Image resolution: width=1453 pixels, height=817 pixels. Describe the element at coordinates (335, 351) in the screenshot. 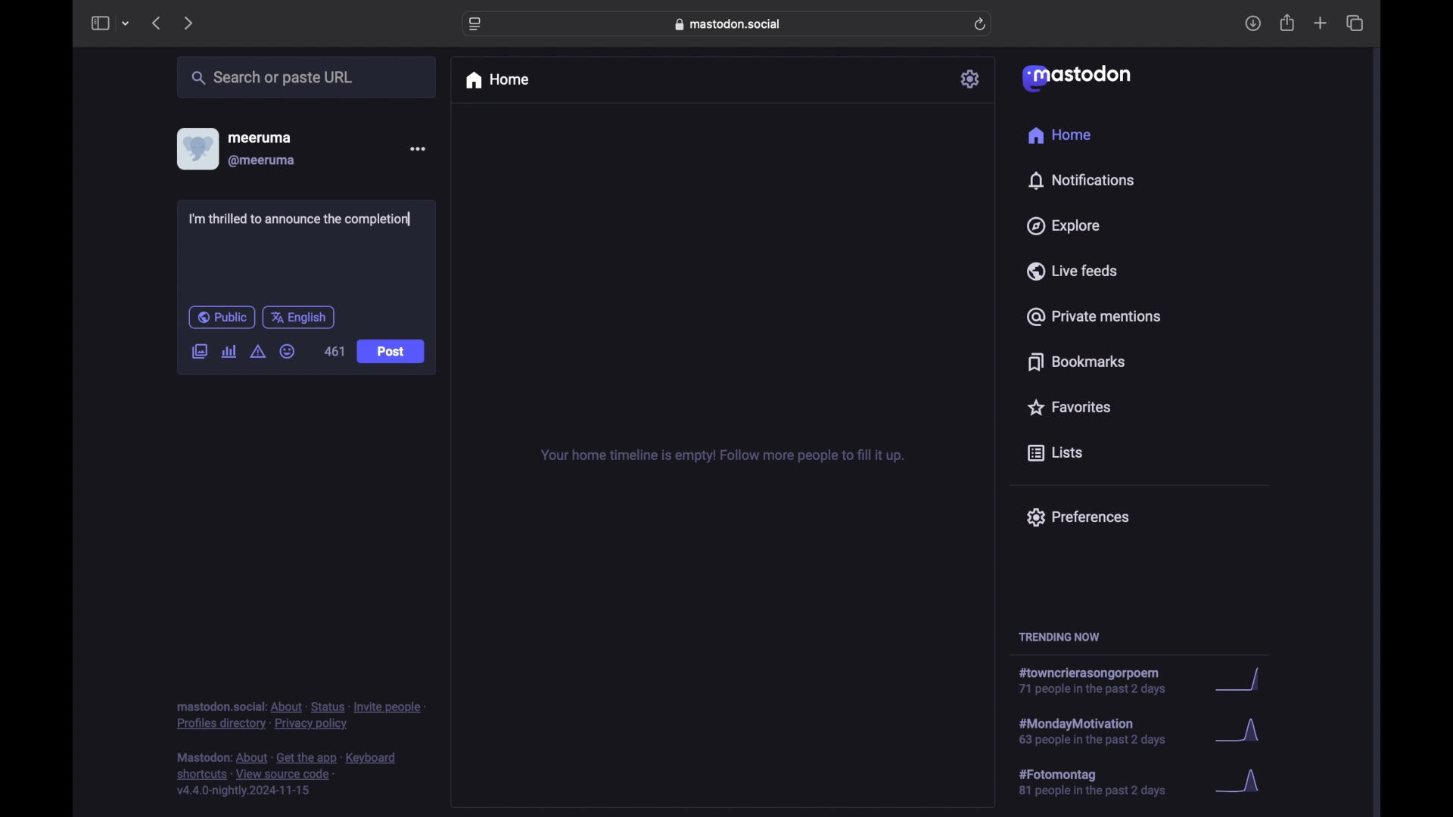

I see `461` at that location.